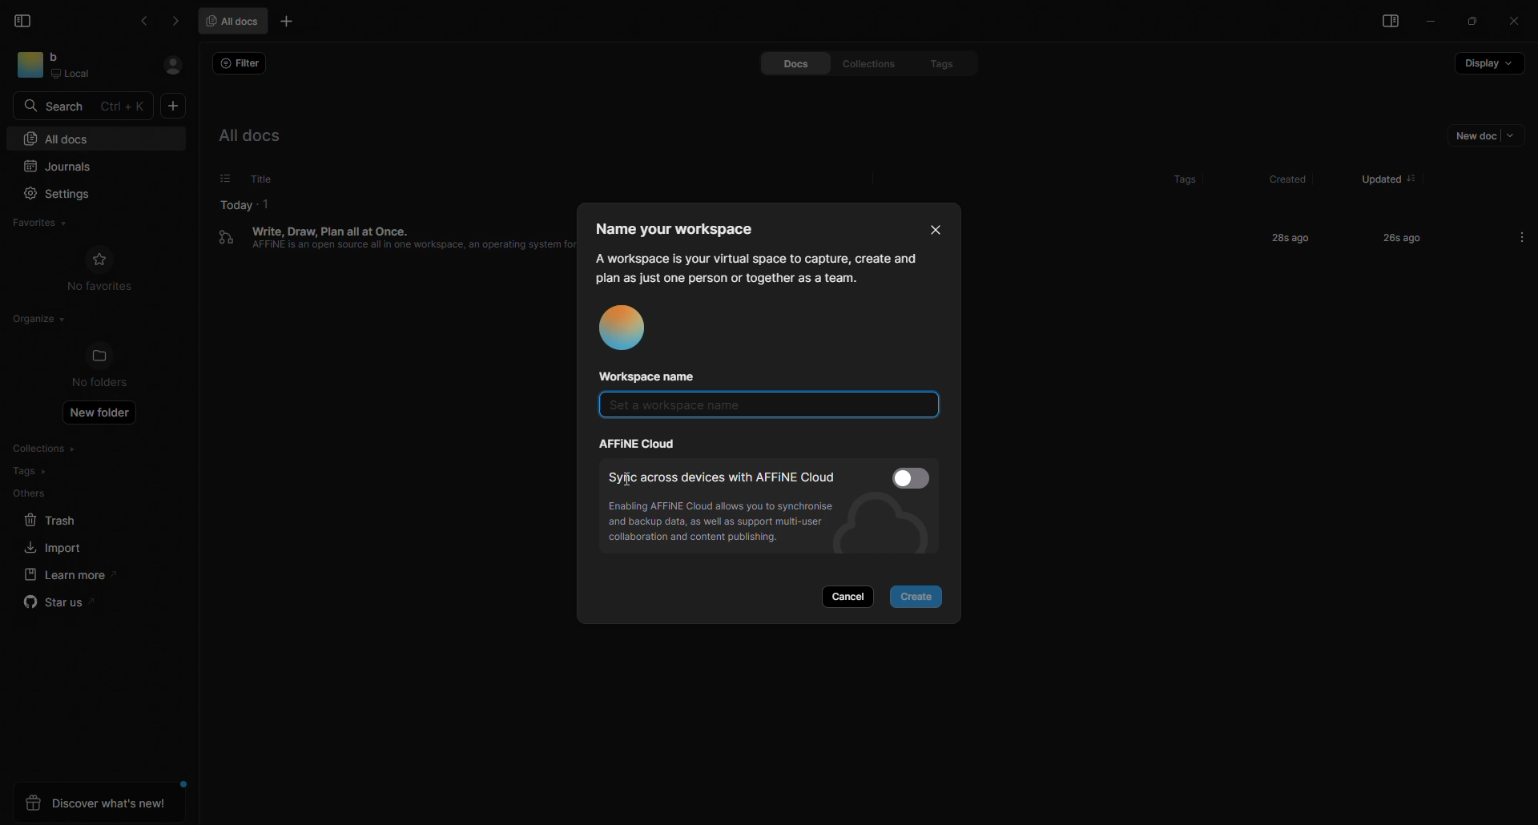 This screenshot has height=825, width=1538. What do you see at coordinates (1375, 173) in the screenshot?
I see `updated` at bounding box center [1375, 173].